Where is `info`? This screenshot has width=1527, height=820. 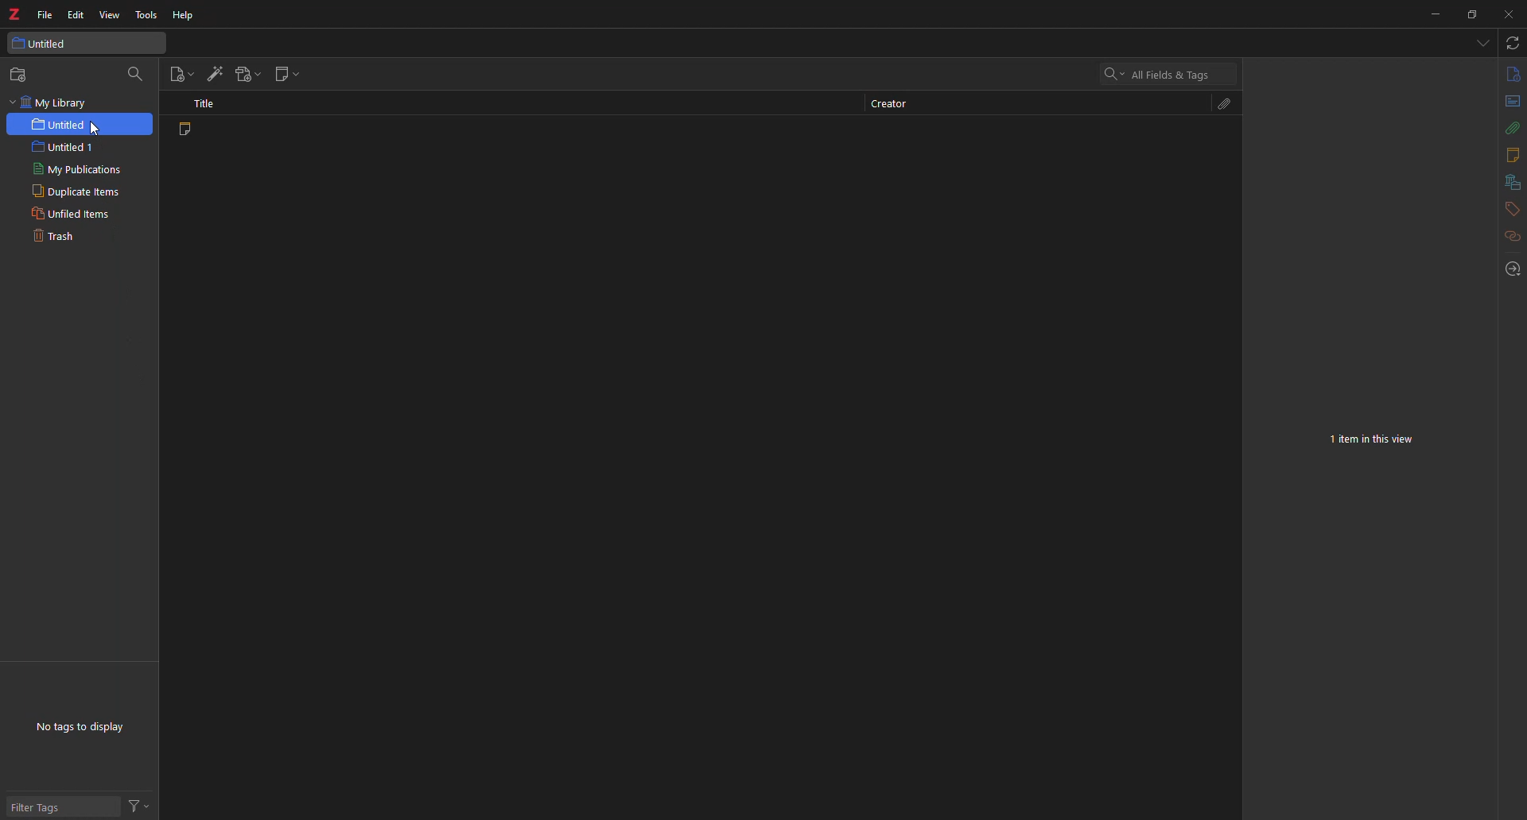 info is located at coordinates (1511, 75).